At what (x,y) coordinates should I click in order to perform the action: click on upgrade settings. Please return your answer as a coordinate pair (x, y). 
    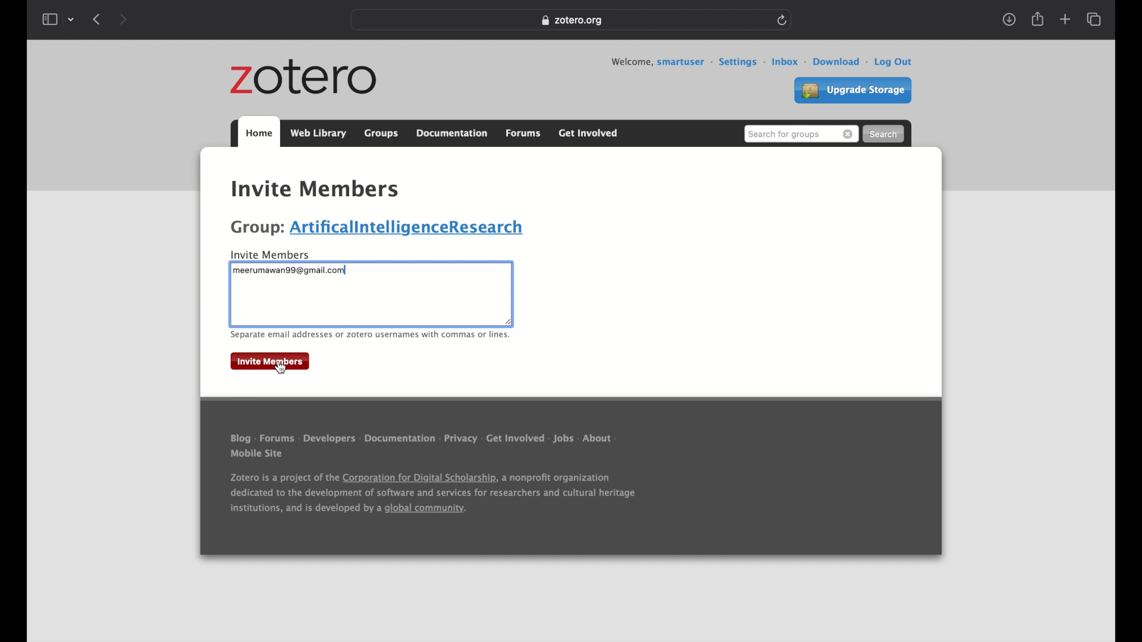
    Looking at the image, I should click on (853, 90).